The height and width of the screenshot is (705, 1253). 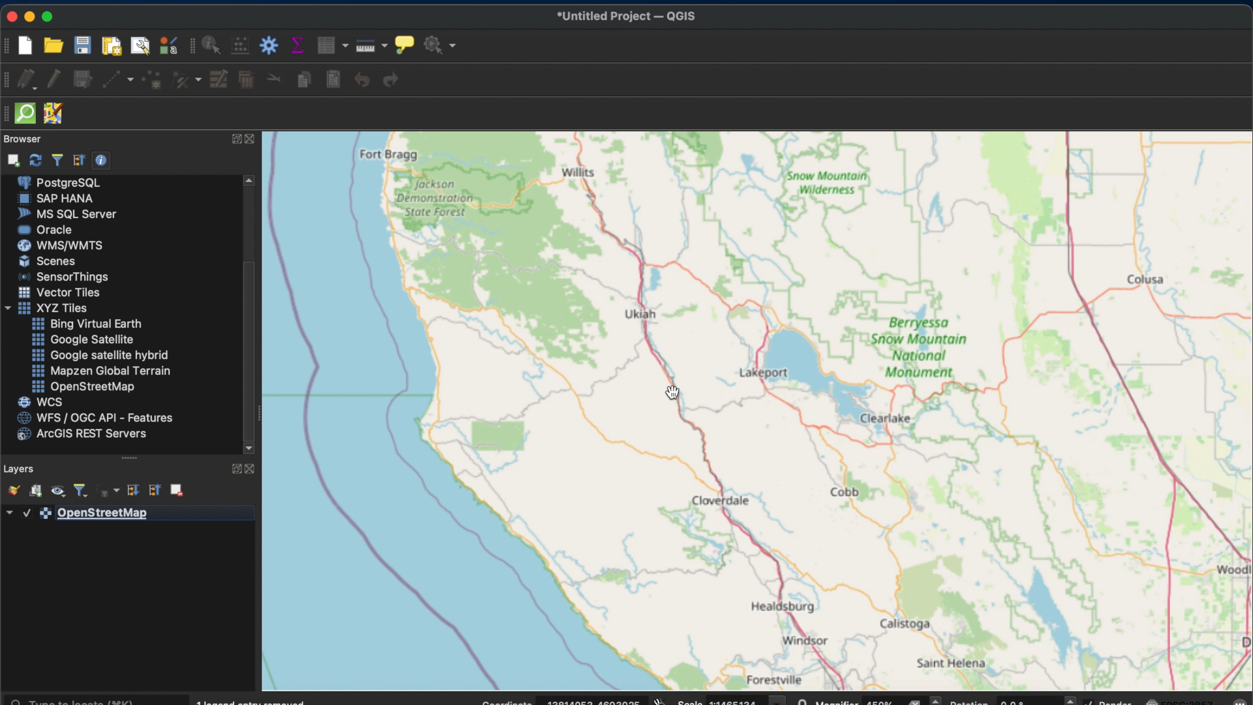 What do you see at coordinates (112, 45) in the screenshot?
I see `new print layout` at bounding box center [112, 45].